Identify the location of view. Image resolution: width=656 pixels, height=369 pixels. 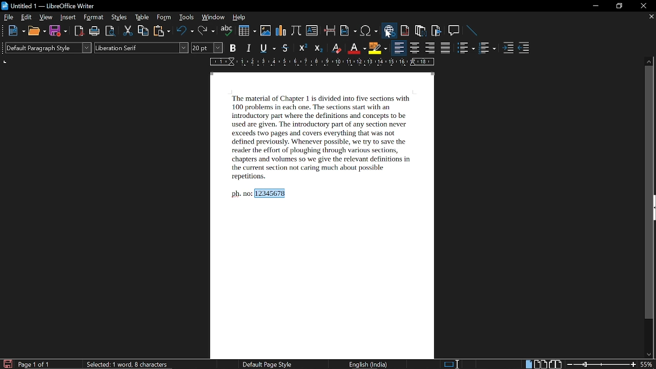
(46, 18).